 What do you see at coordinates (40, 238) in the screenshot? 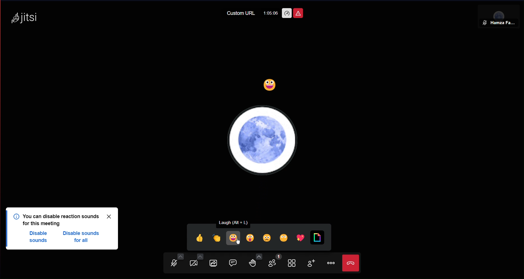
I see `Disable sounds` at bounding box center [40, 238].